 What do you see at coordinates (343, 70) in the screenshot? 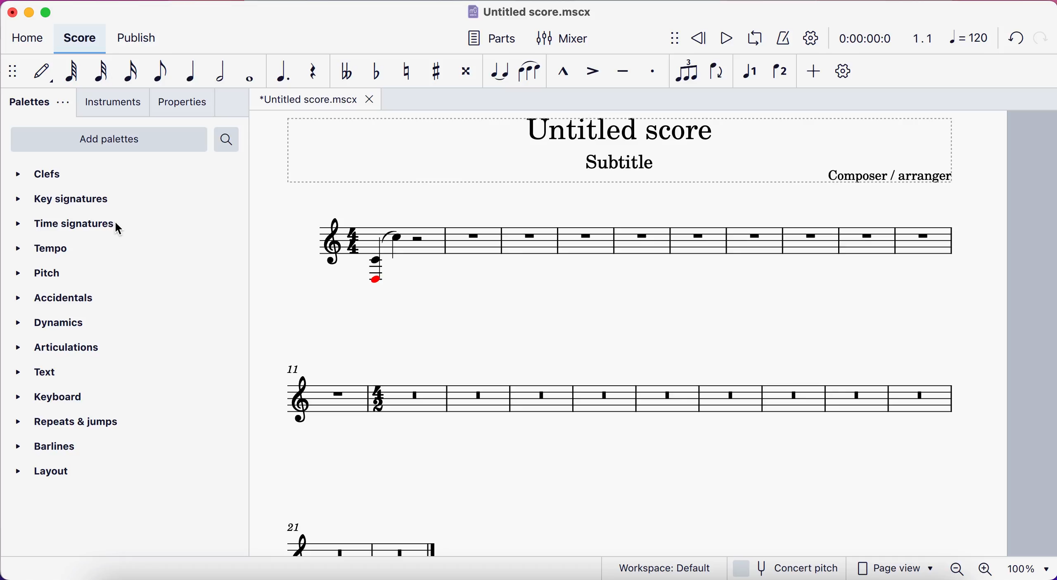
I see `flat` at bounding box center [343, 70].